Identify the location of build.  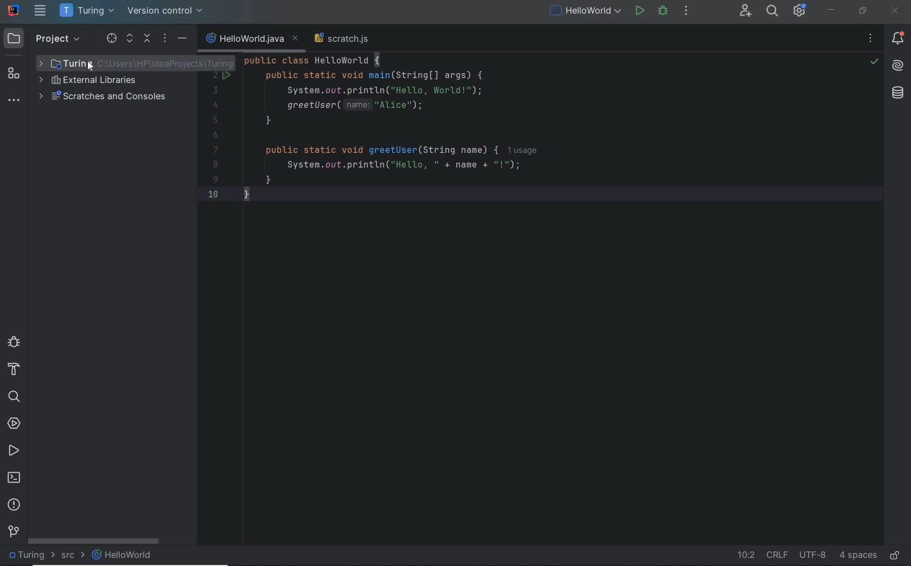
(16, 371).